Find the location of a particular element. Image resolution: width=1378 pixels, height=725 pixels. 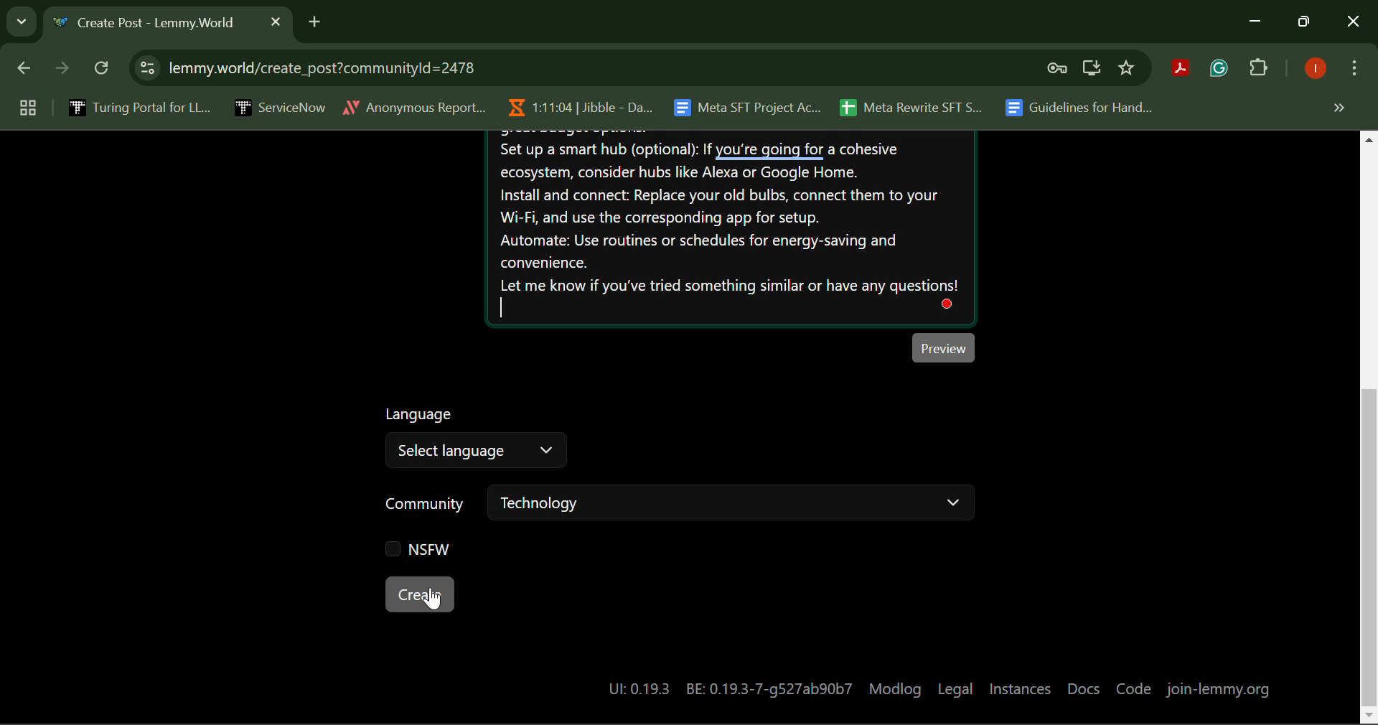

Cursor on Create Button  is located at coordinates (431, 597).